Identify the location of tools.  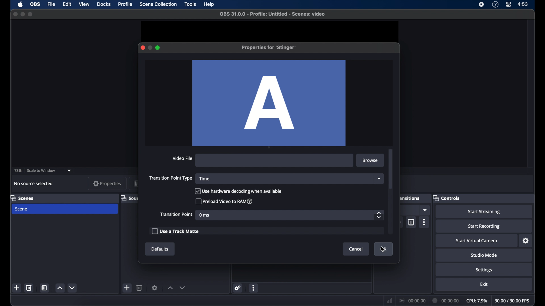
(190, 5).